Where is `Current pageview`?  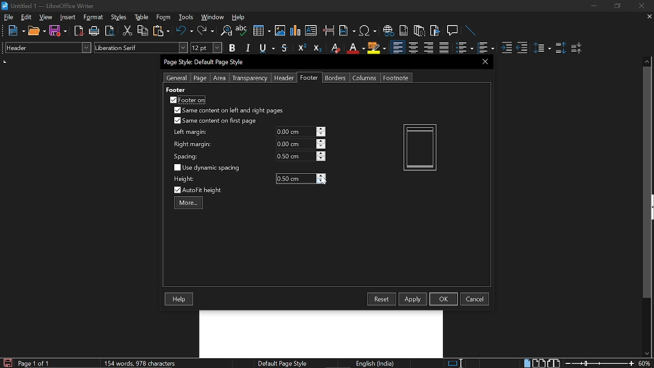 Current pageview is located at coordinates (420, 147).